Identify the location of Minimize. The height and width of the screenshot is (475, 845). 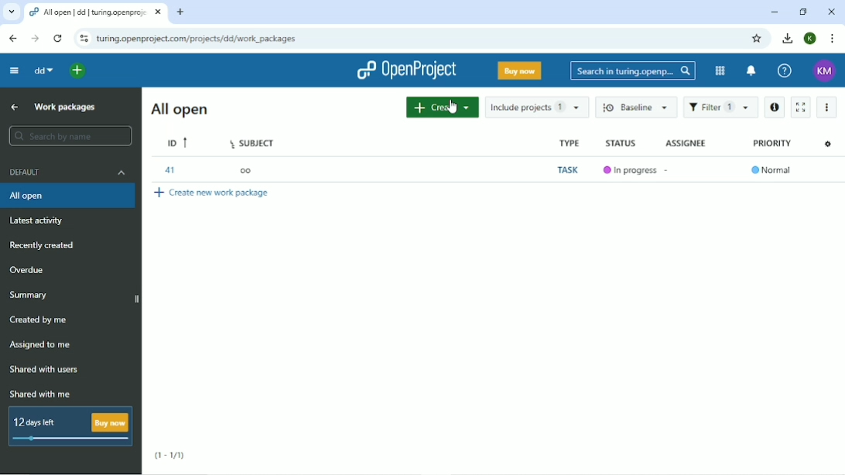
(774, 13).